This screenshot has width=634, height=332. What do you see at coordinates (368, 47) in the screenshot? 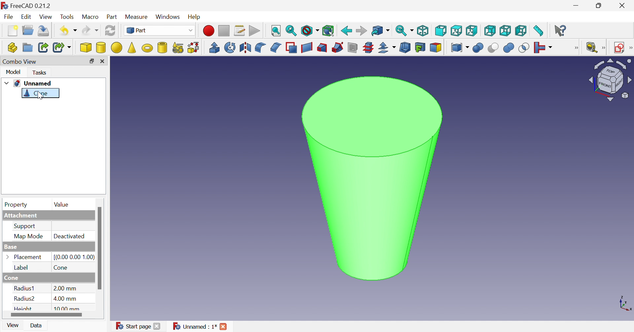
I see `Cross-sections` at bounding box center [368, 47].